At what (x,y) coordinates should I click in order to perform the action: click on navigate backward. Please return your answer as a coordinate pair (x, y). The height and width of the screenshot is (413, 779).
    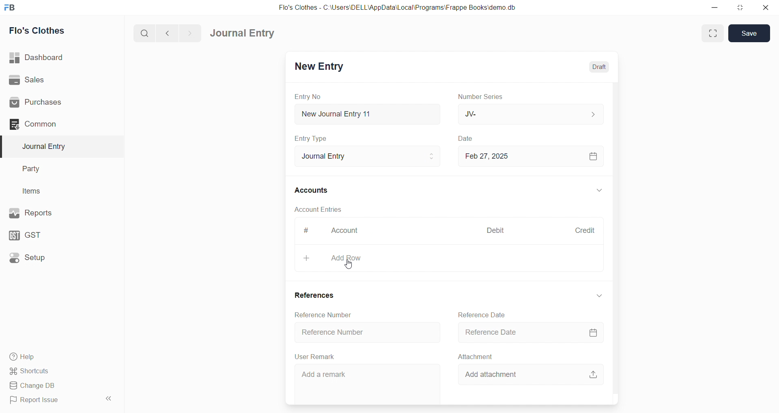
    Looking at the image, I should click on (168, 34).